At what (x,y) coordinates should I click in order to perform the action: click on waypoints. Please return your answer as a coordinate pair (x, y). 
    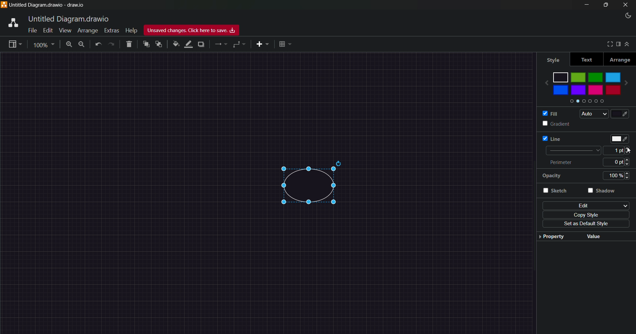
    Looking at the image, I should click on (238, 45).